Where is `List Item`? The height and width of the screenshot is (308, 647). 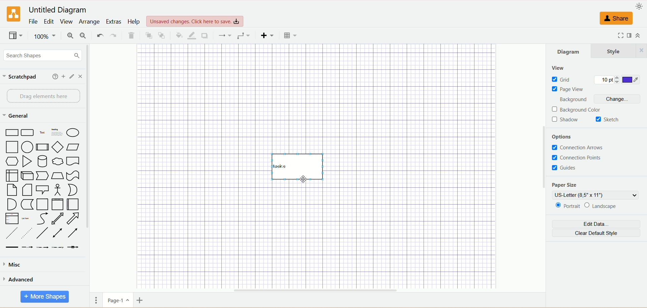
List Item is located at coordinates (25, 219).